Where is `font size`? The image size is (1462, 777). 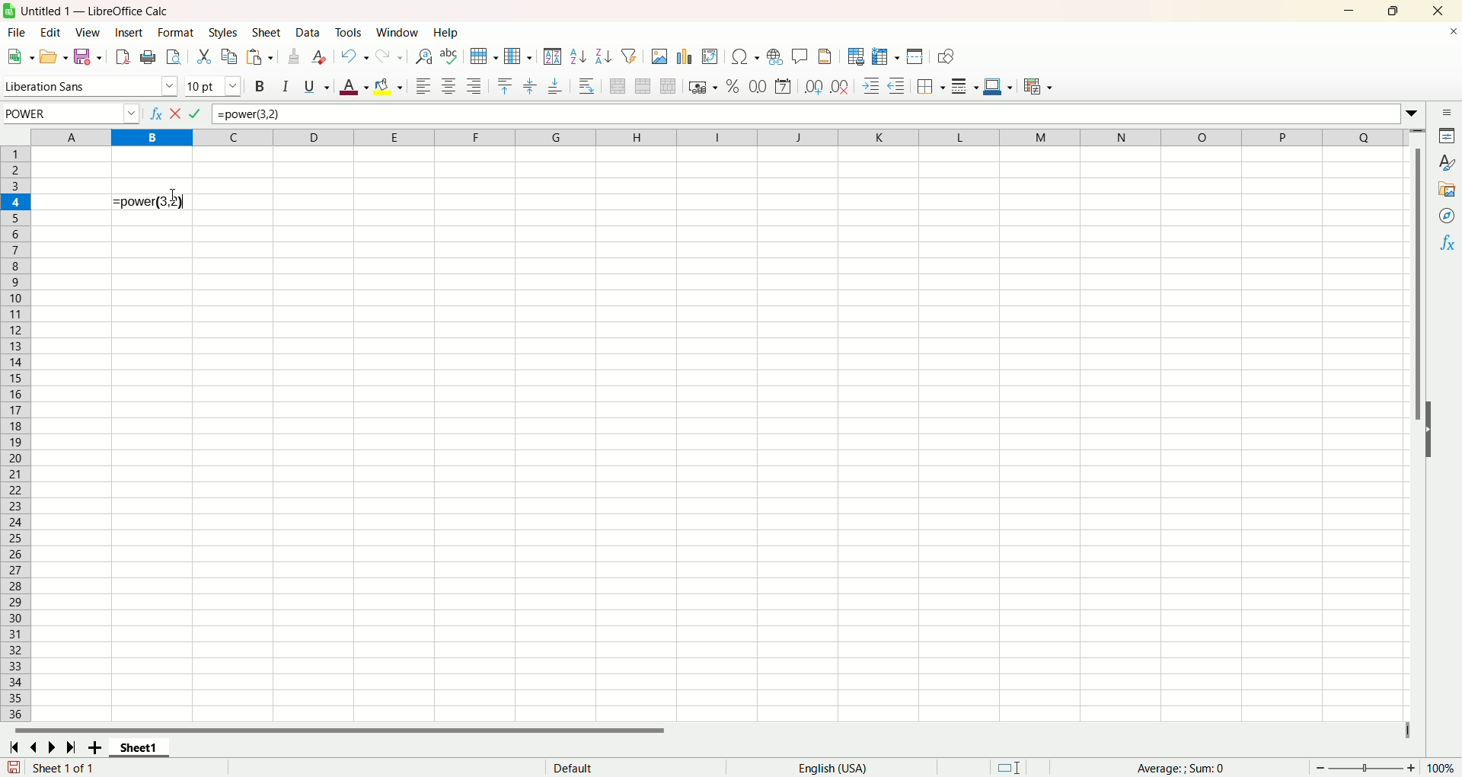
font size is located at coordinates (214, 87).